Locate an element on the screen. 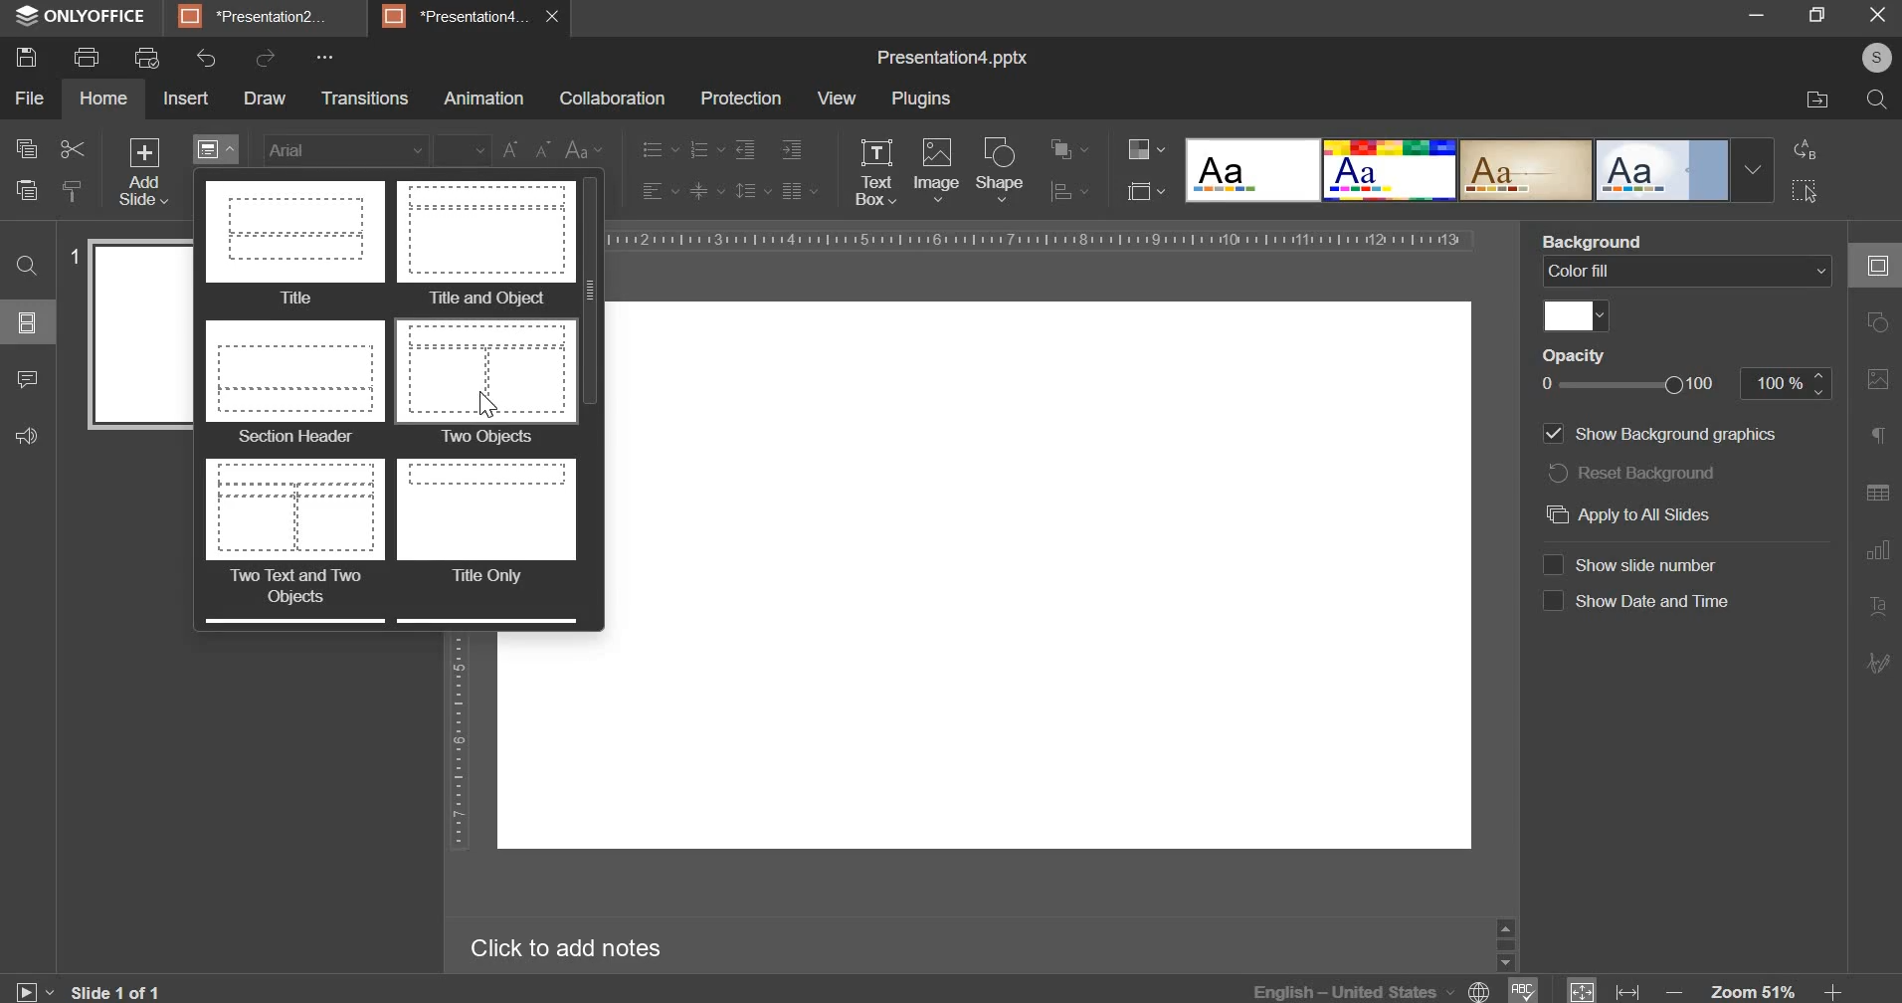 The image size is (1902, 1003). work space is located at coordinates (1044, 574).